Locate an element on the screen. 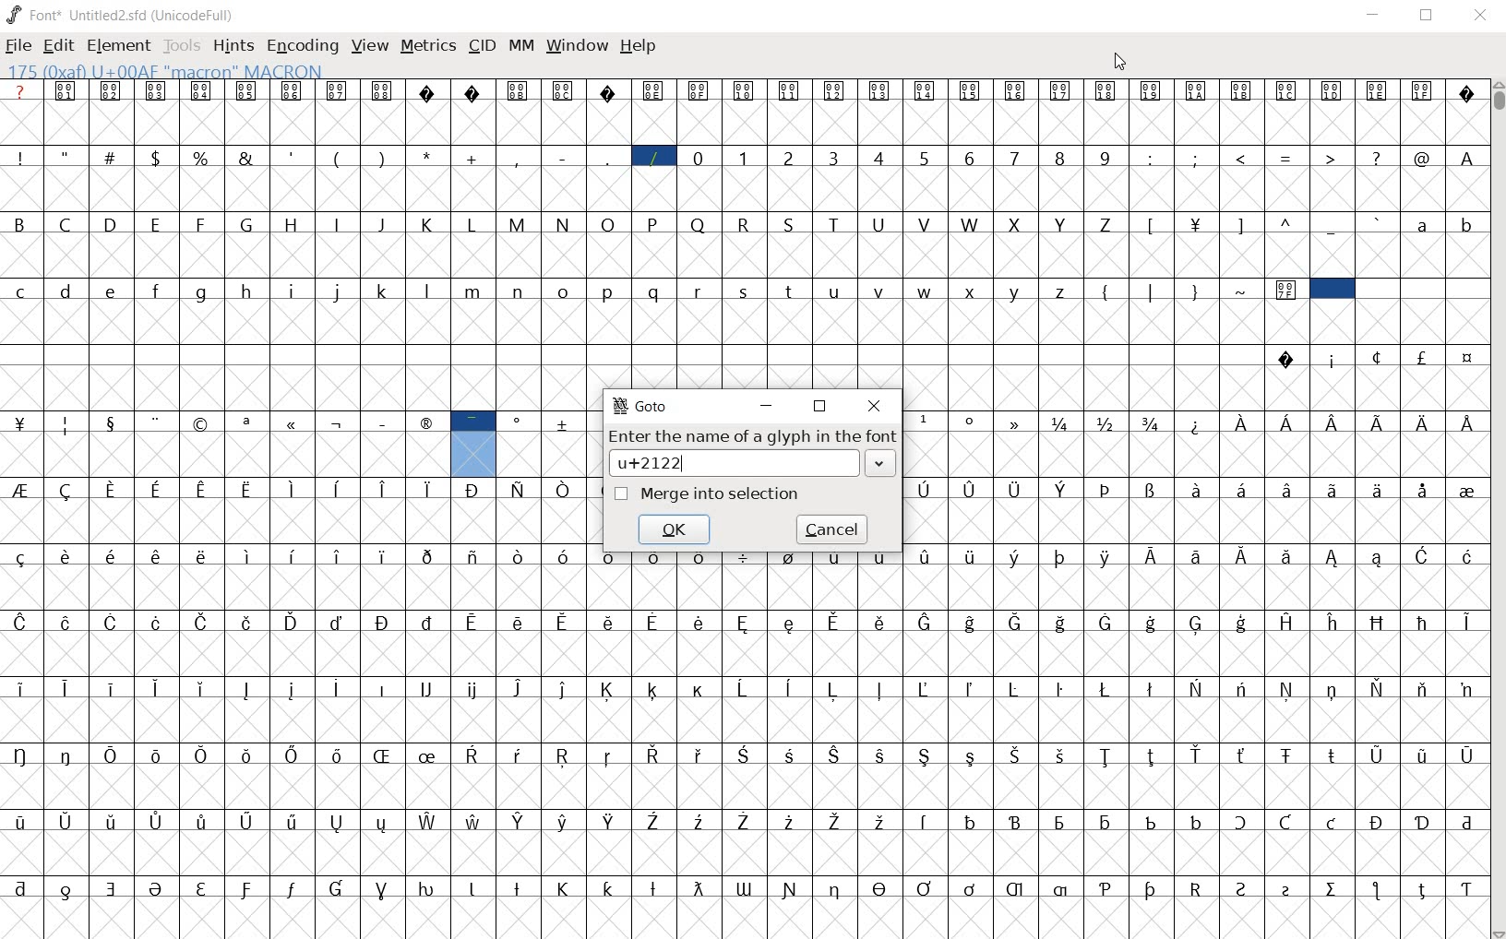 The height and width of the screenshot is (939, 1506). VIEW is located at coordinates (370, 47).